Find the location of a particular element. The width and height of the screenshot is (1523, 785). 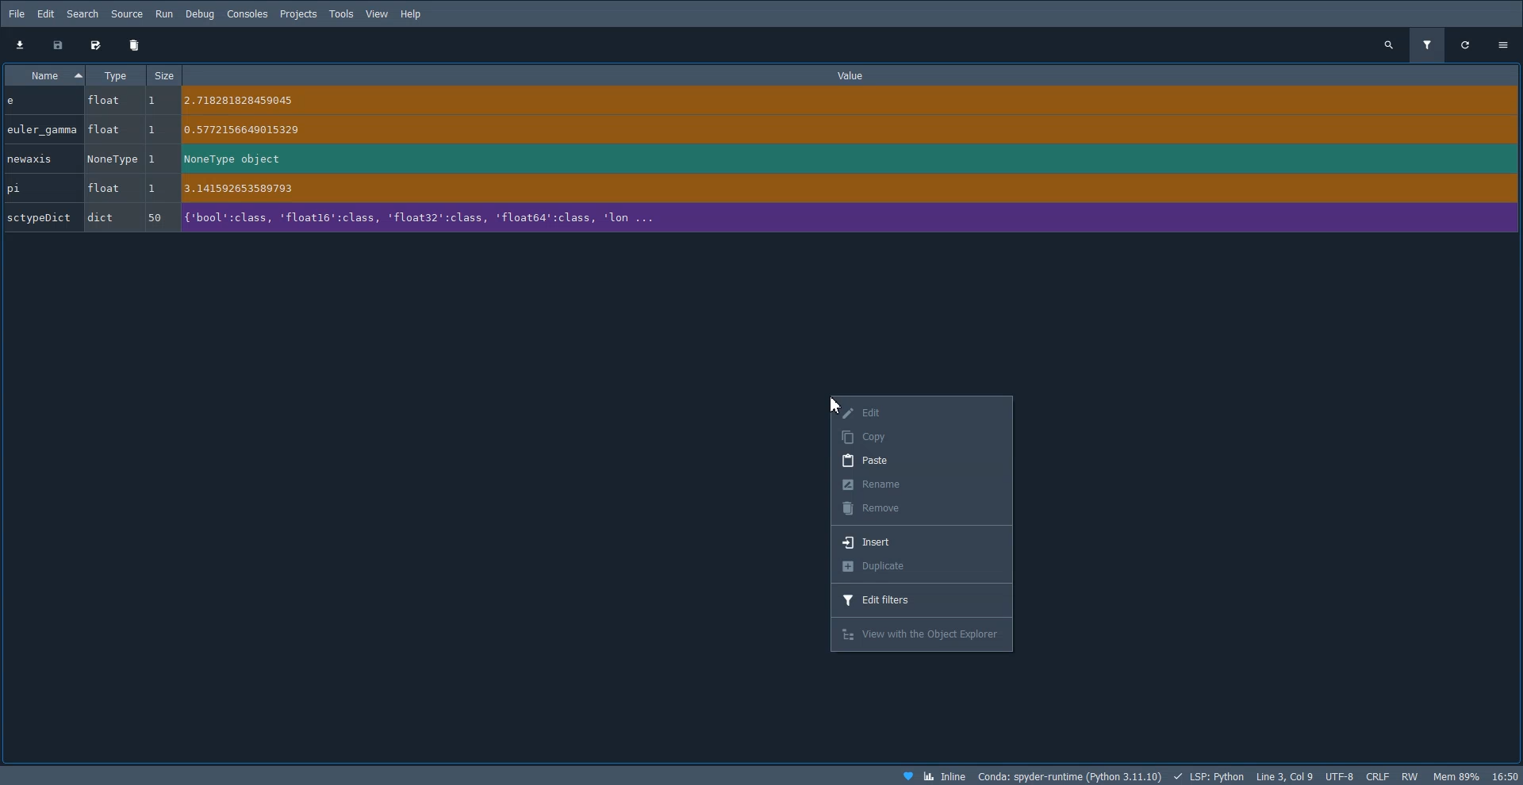

Search is located at coordinates (1389, 44).